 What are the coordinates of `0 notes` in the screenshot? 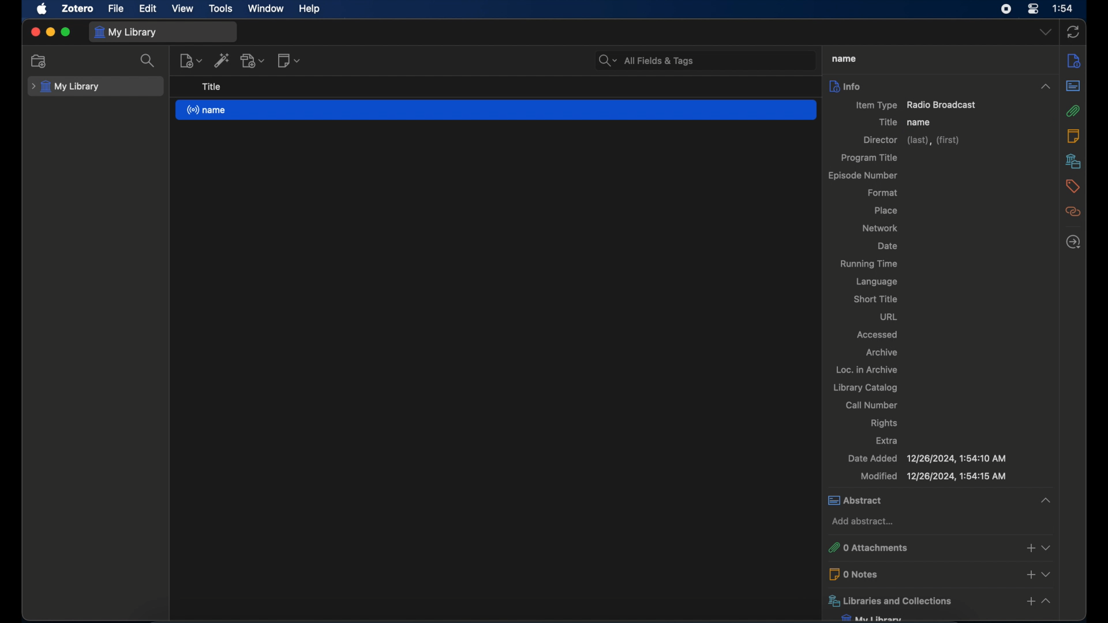 It's located at (942, 573).